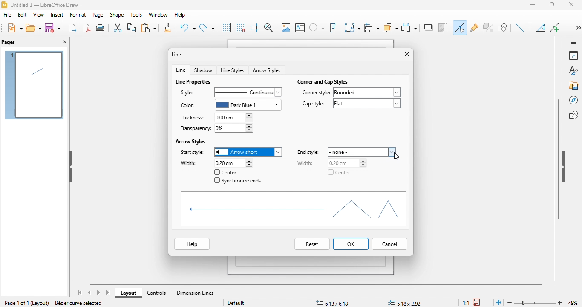  I want to click on layout, so click(128, 294).